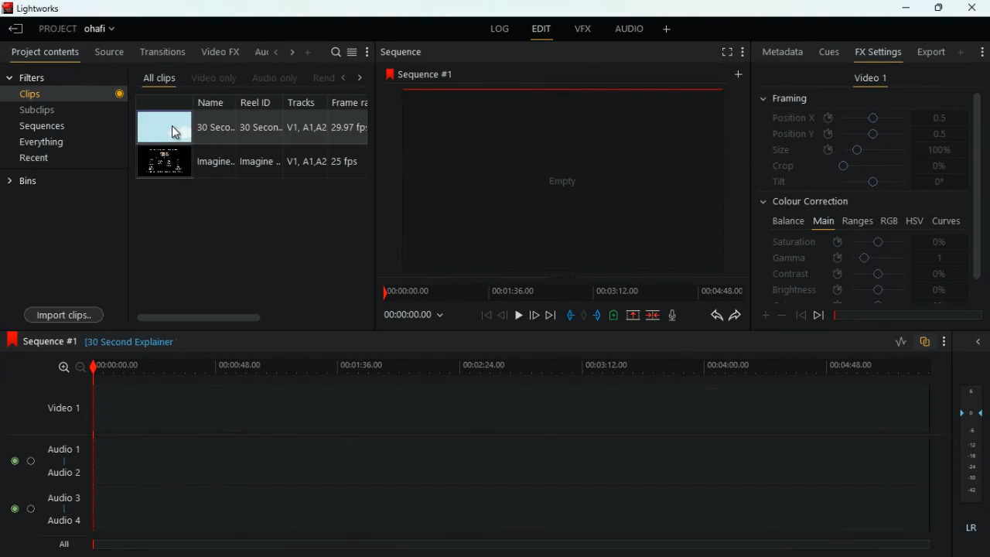 The width and height of the screenshot is (990, 557). What do you see at coordinates (961, 52) in the screenshot?
I see `more` at bounding box center [961, 52].